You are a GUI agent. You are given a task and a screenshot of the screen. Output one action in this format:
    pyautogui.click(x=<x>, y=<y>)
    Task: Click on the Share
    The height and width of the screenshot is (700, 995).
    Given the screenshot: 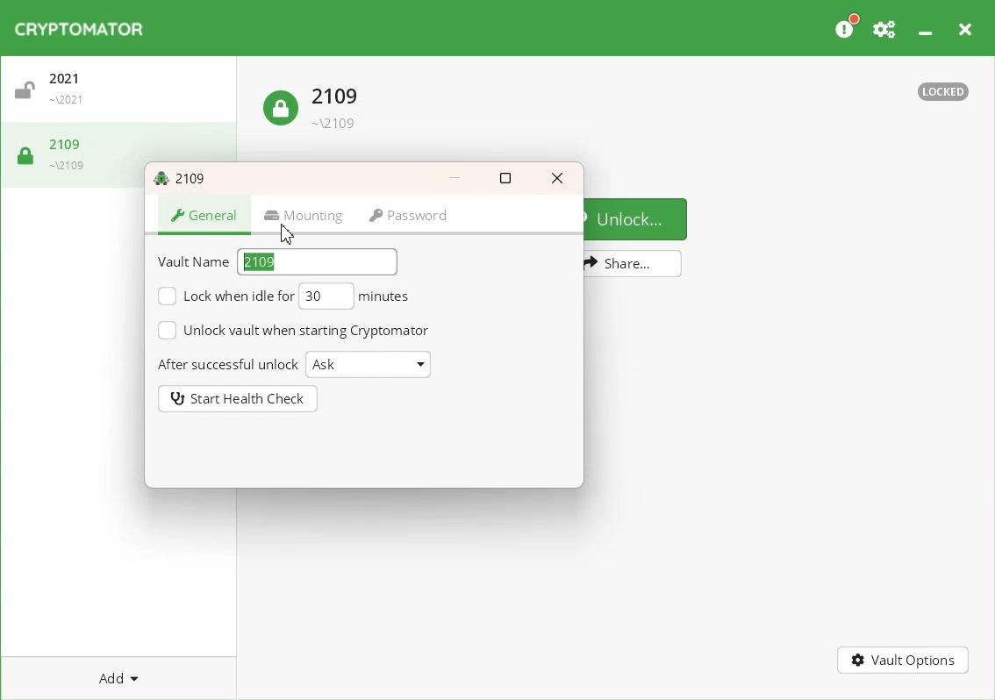 What is the action you would take?
    pyautogui.click(x=634, y=264)
    